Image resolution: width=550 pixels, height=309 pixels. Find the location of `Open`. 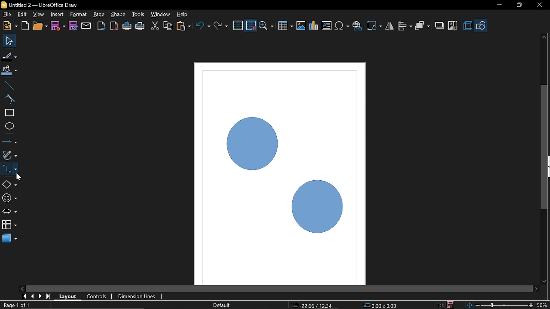

Open is located at coordinates (40, 26).